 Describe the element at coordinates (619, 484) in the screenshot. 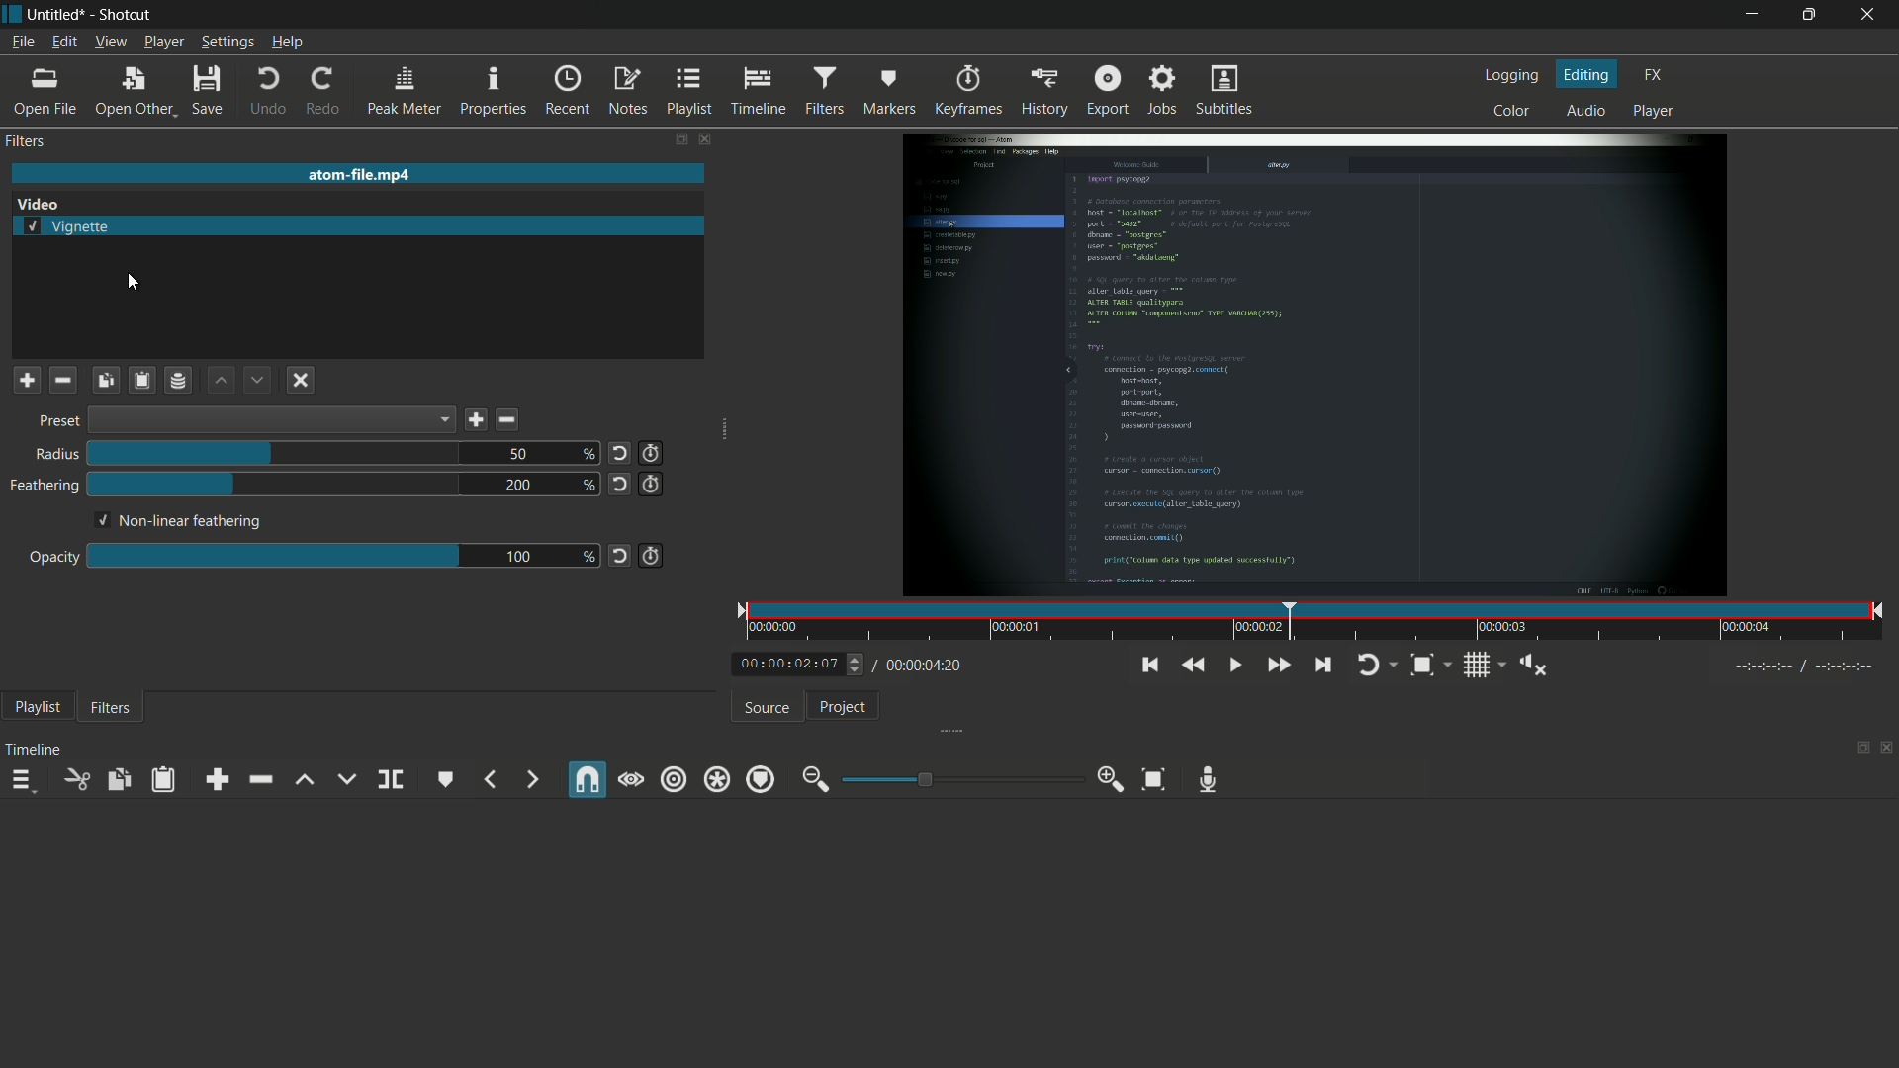

I see `reset to default` at that location.